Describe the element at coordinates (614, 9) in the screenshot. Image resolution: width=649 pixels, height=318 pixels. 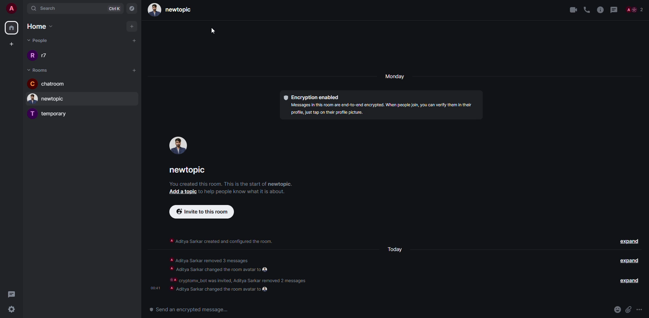
I see `threads` at that location.